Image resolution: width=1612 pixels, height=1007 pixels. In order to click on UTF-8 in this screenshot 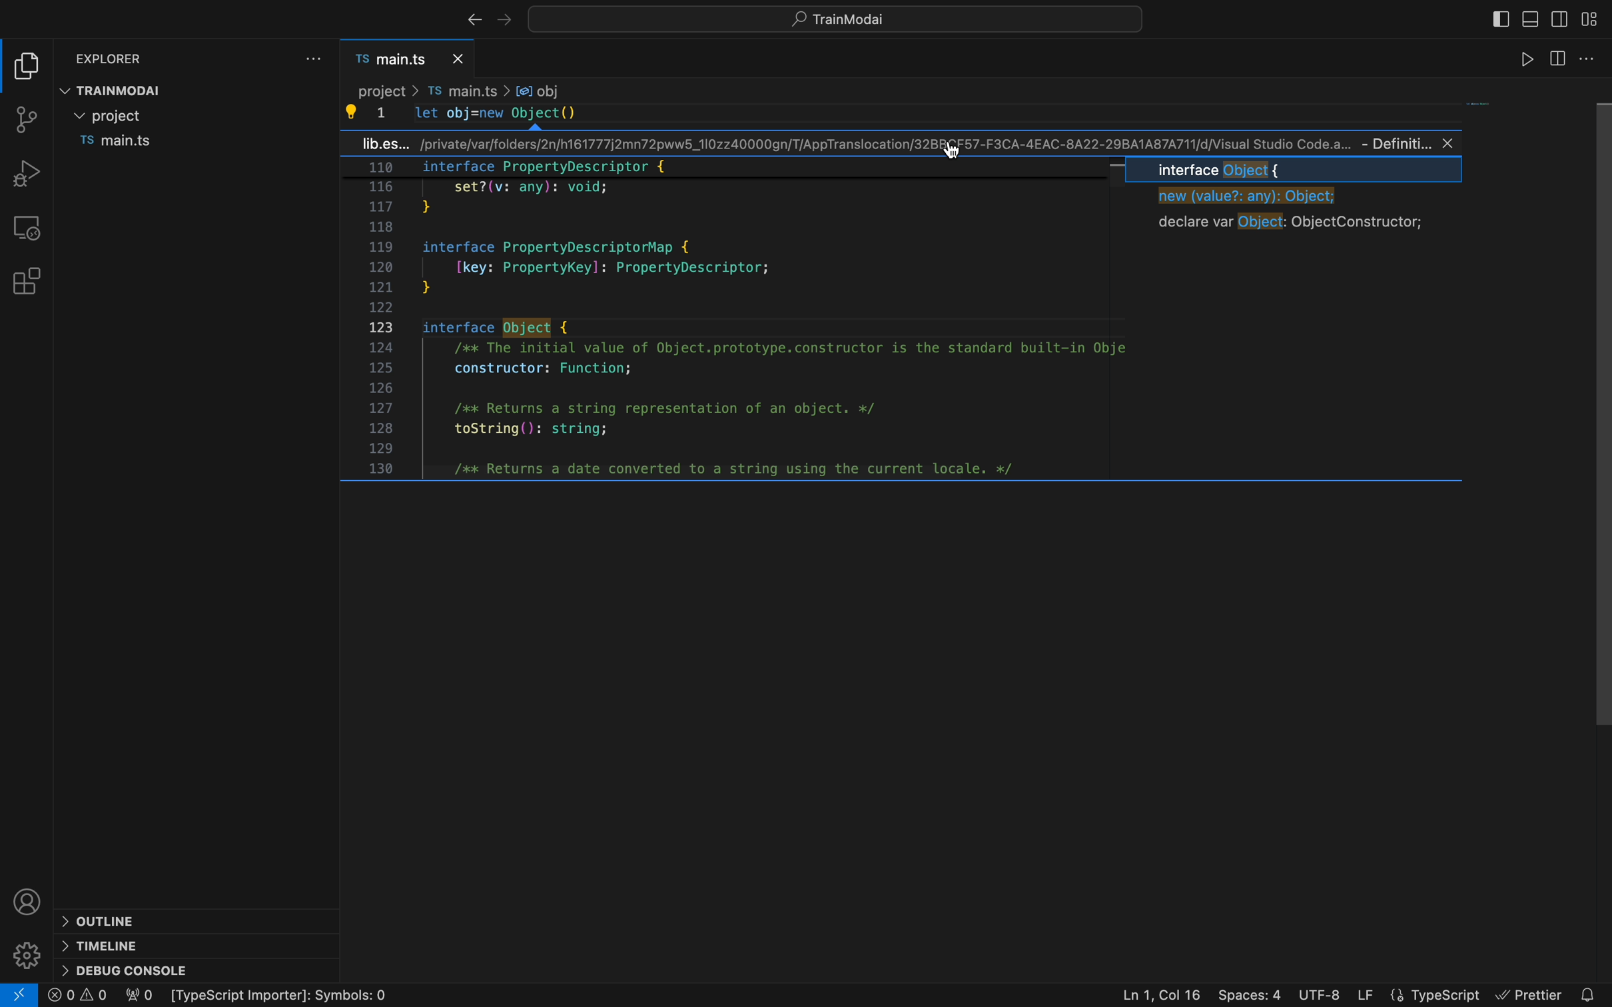, I will do `click(1320, 993)`.